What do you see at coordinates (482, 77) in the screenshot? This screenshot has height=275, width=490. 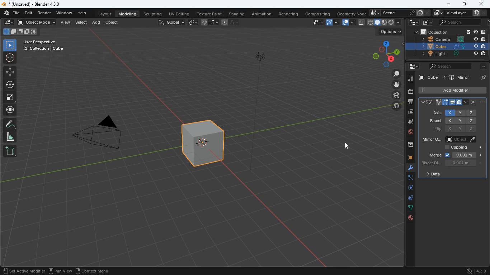 I see `` at bounding box center [482, 77].